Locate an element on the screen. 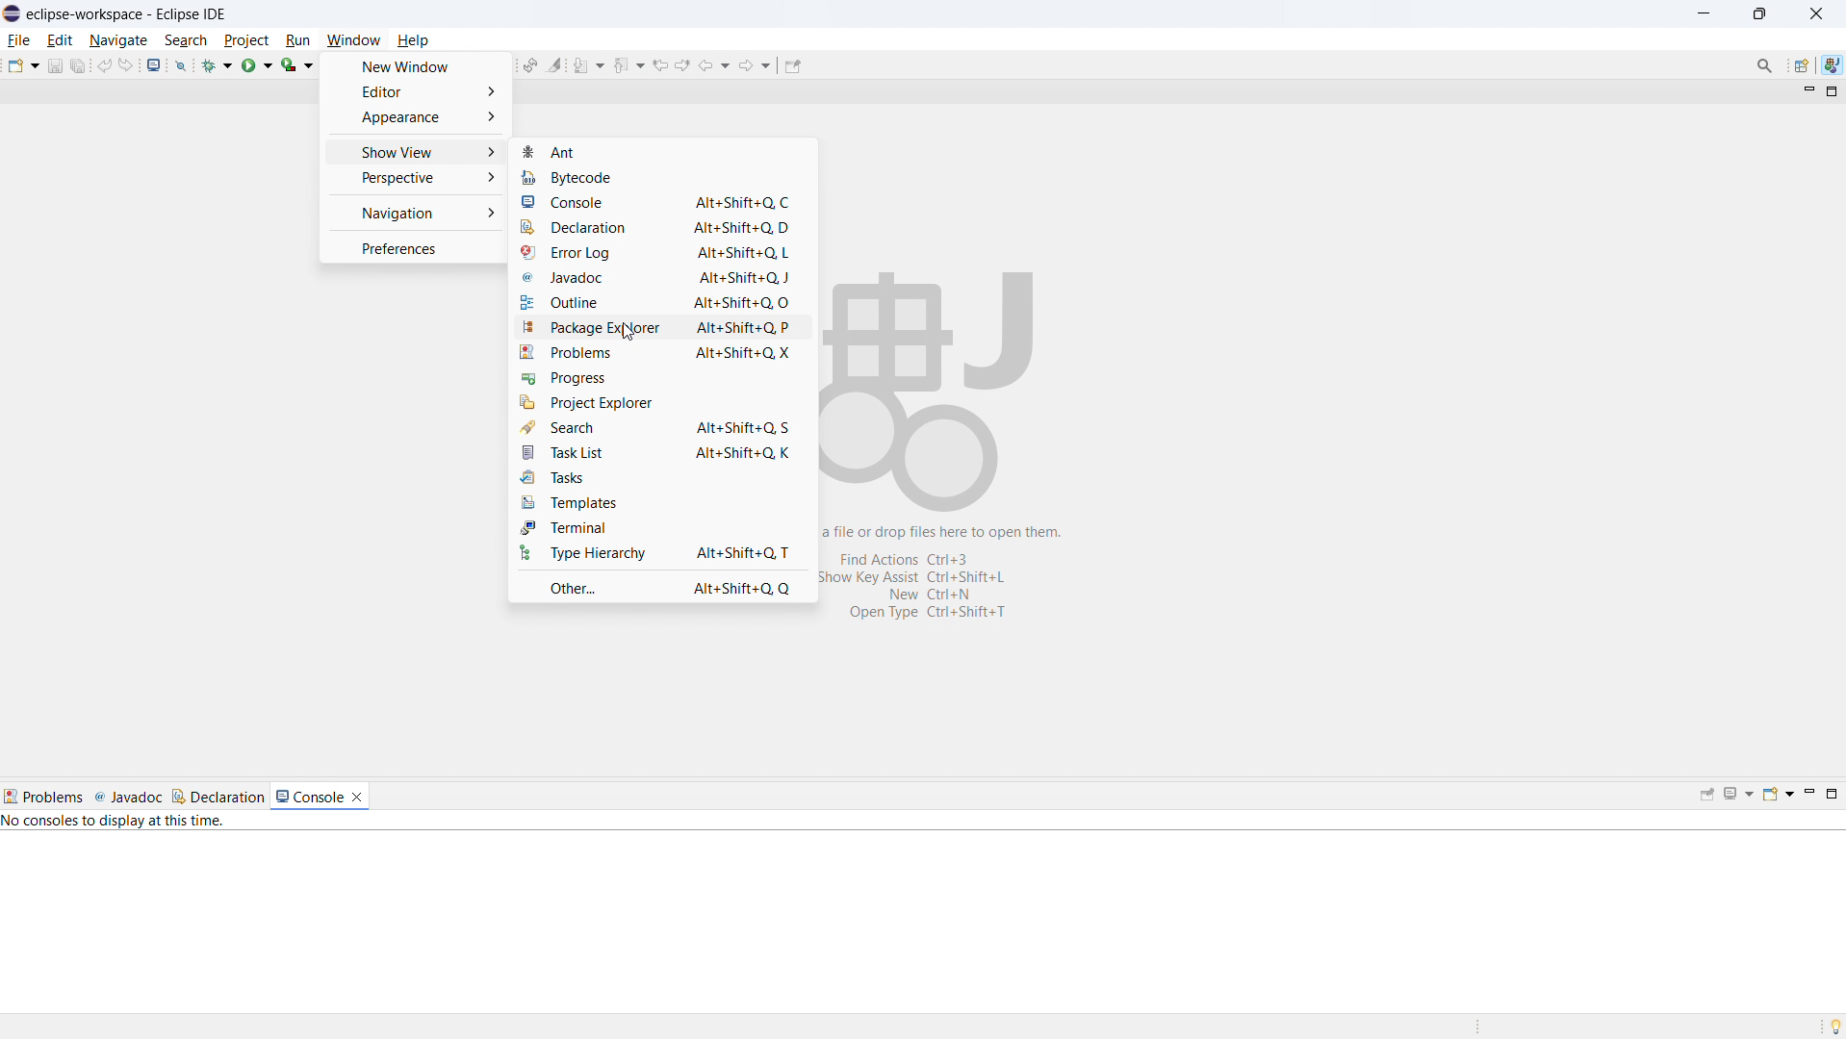 The image size is (1846, 1039). project is located at coordinates (246, 39).